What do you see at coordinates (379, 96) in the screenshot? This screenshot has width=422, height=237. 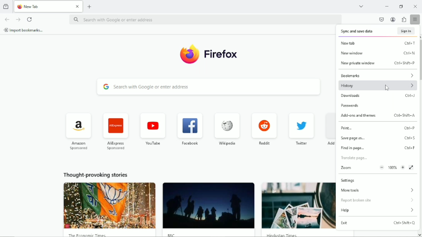 I see `downloads Ctrl+J` at bounding box center [379, 96].